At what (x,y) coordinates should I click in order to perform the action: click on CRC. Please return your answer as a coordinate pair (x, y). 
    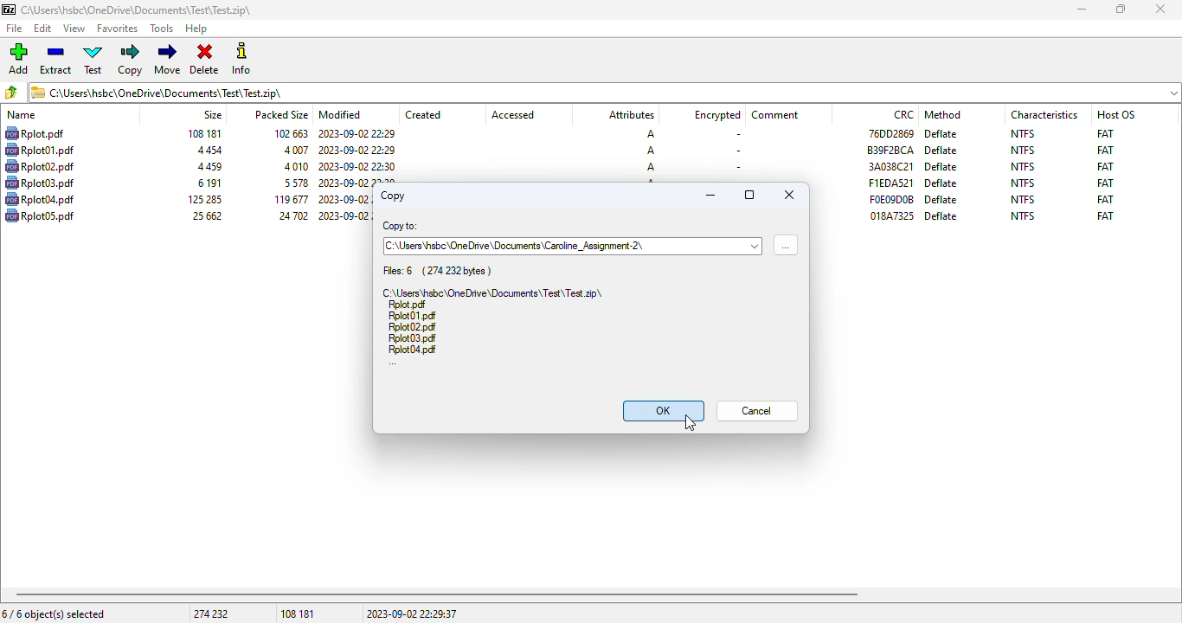
    Looking at the image, I should click on (890, 183).